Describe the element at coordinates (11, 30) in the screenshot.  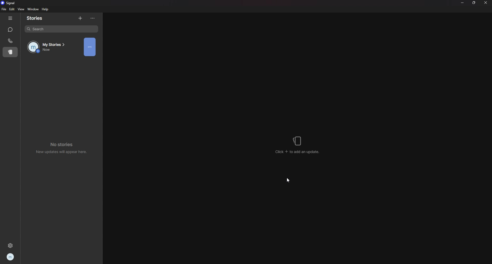
I see `chats` at that location.